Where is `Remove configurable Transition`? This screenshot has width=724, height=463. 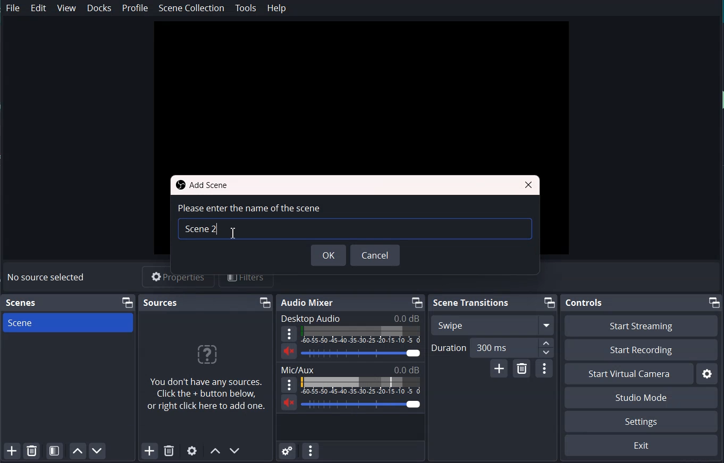 Remove configurable Transition is located at coordinates (521, 368).